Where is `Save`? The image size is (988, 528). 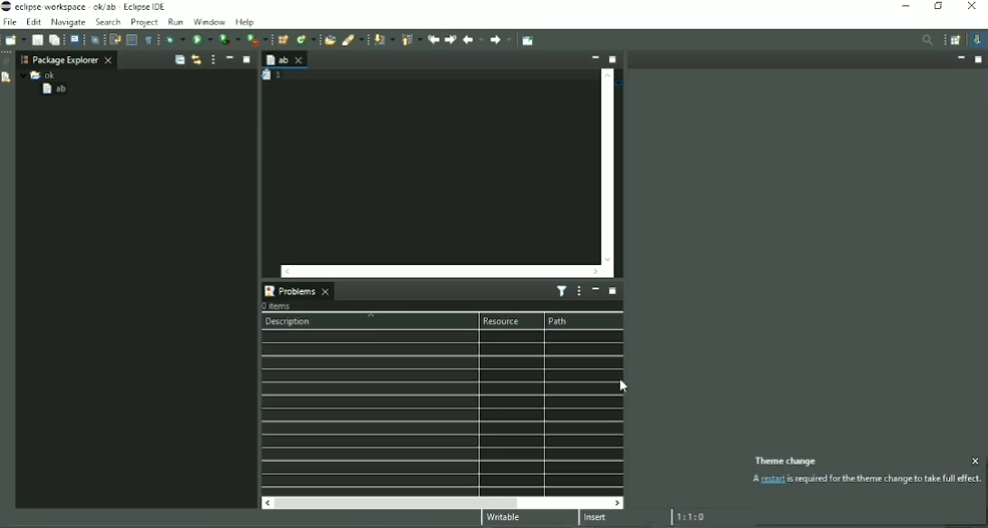 Save is located at coordinates (37, 40).